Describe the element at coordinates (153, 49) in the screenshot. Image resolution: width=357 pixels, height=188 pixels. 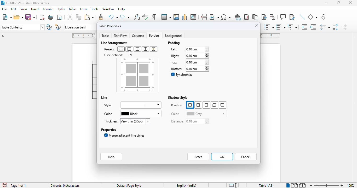
I see `outer border without changing inner lines` at that location.